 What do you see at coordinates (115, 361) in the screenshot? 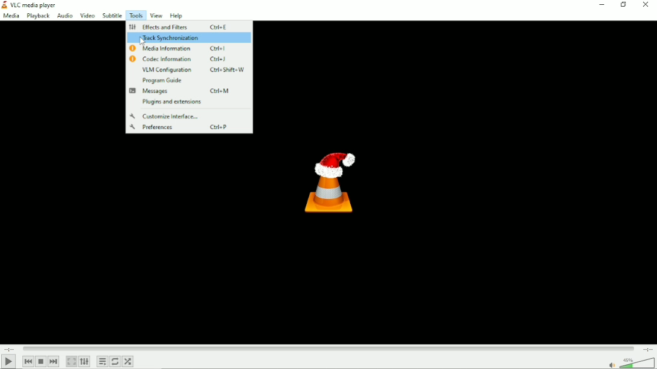
I see `Toggle between loop all, loop one and no loop` at bounding box center [115, 361].